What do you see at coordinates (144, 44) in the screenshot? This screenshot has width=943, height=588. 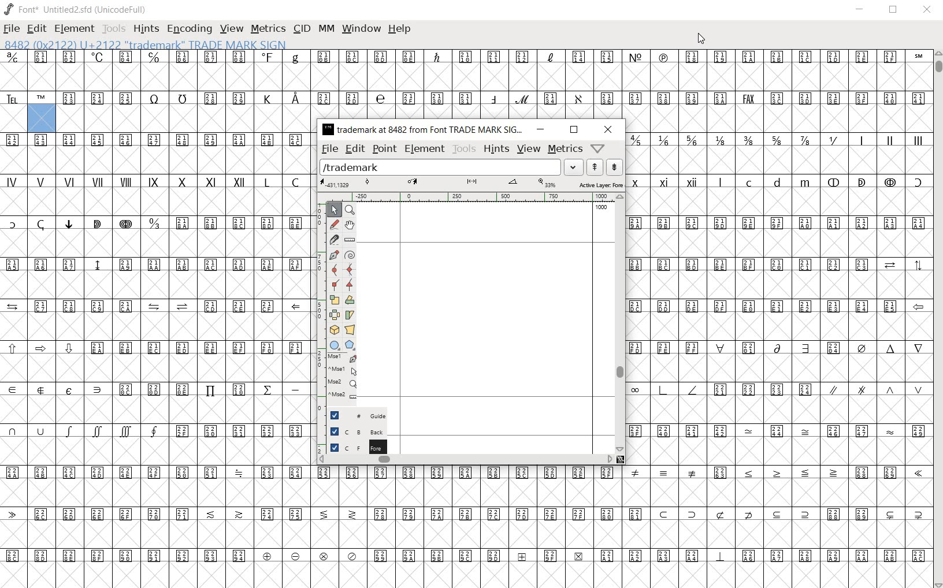 I see `8482 (0x2122) U+2122 "trademark" Trade Mark Sign` at bounding box center [144, 44].